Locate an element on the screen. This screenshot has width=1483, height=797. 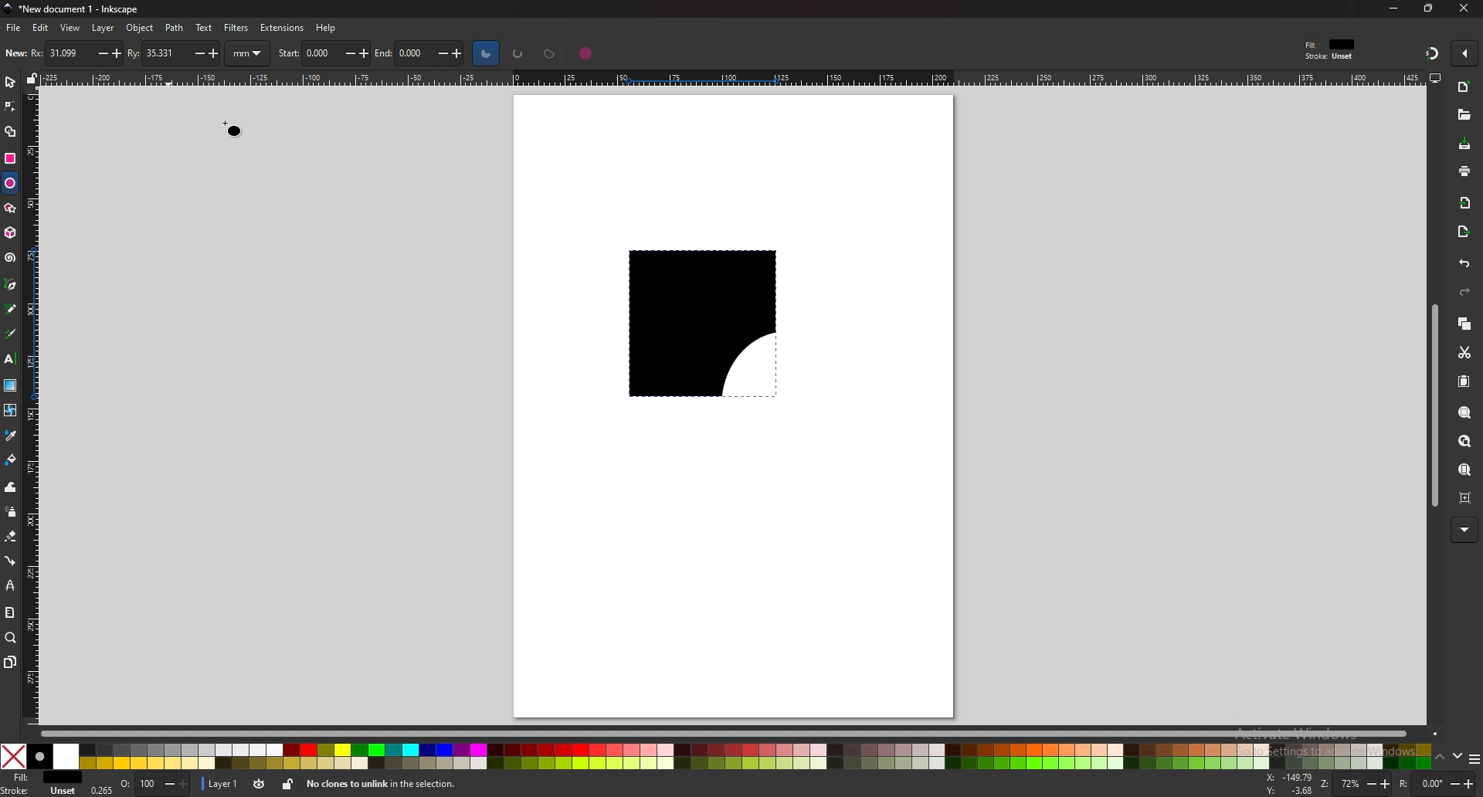
toggle lock is located at coordinates (286, 784).